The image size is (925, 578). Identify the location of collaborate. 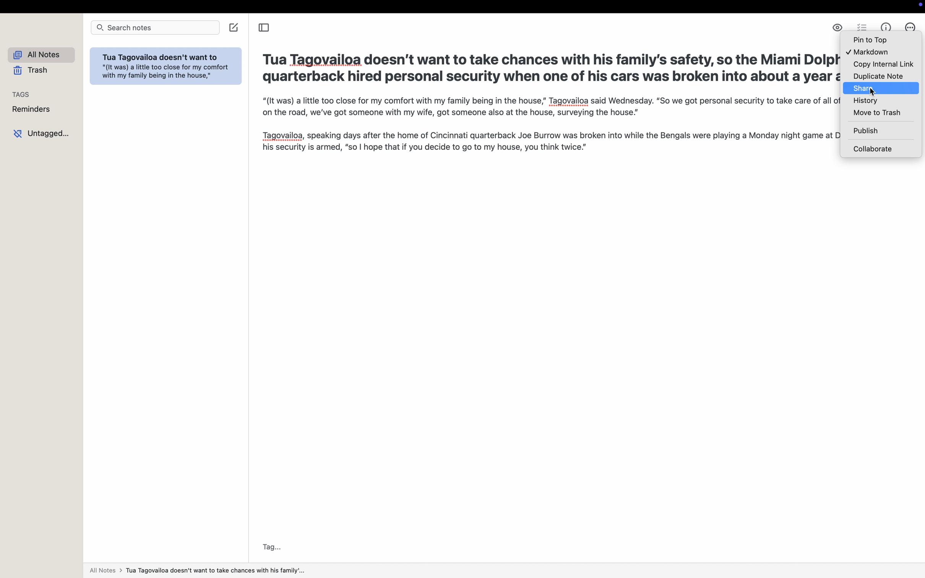
(874, 149).